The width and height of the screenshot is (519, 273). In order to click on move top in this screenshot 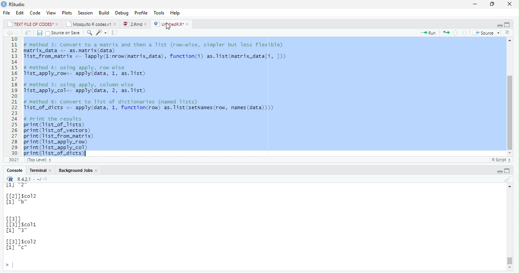, I will do `click(510, 41)`.